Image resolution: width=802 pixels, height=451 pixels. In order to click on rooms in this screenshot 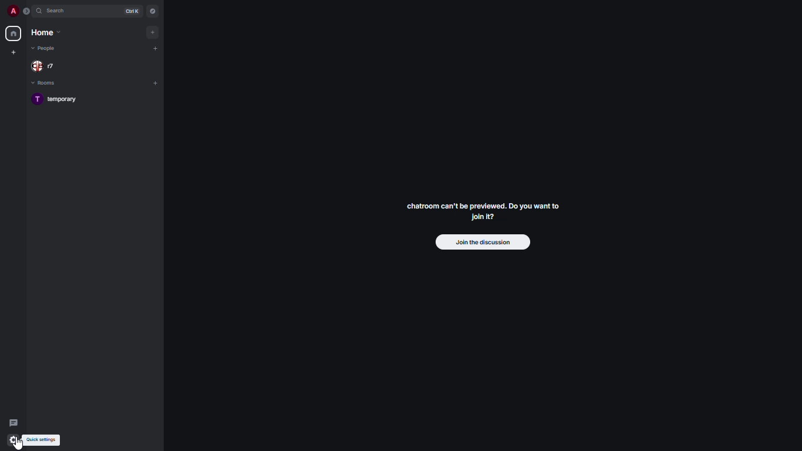, I will do `click(46, 84)`.